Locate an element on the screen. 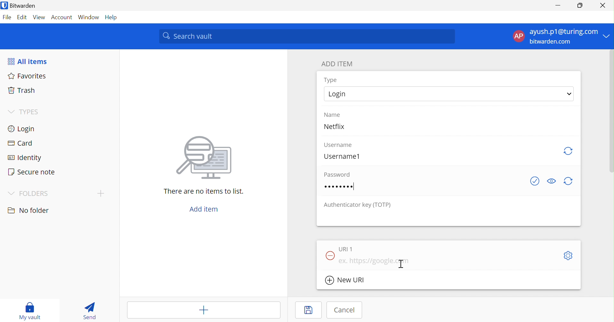 Image resolution: width=614 pixels, height=322 pixels. Netflix is located at coordinates (334, 126).